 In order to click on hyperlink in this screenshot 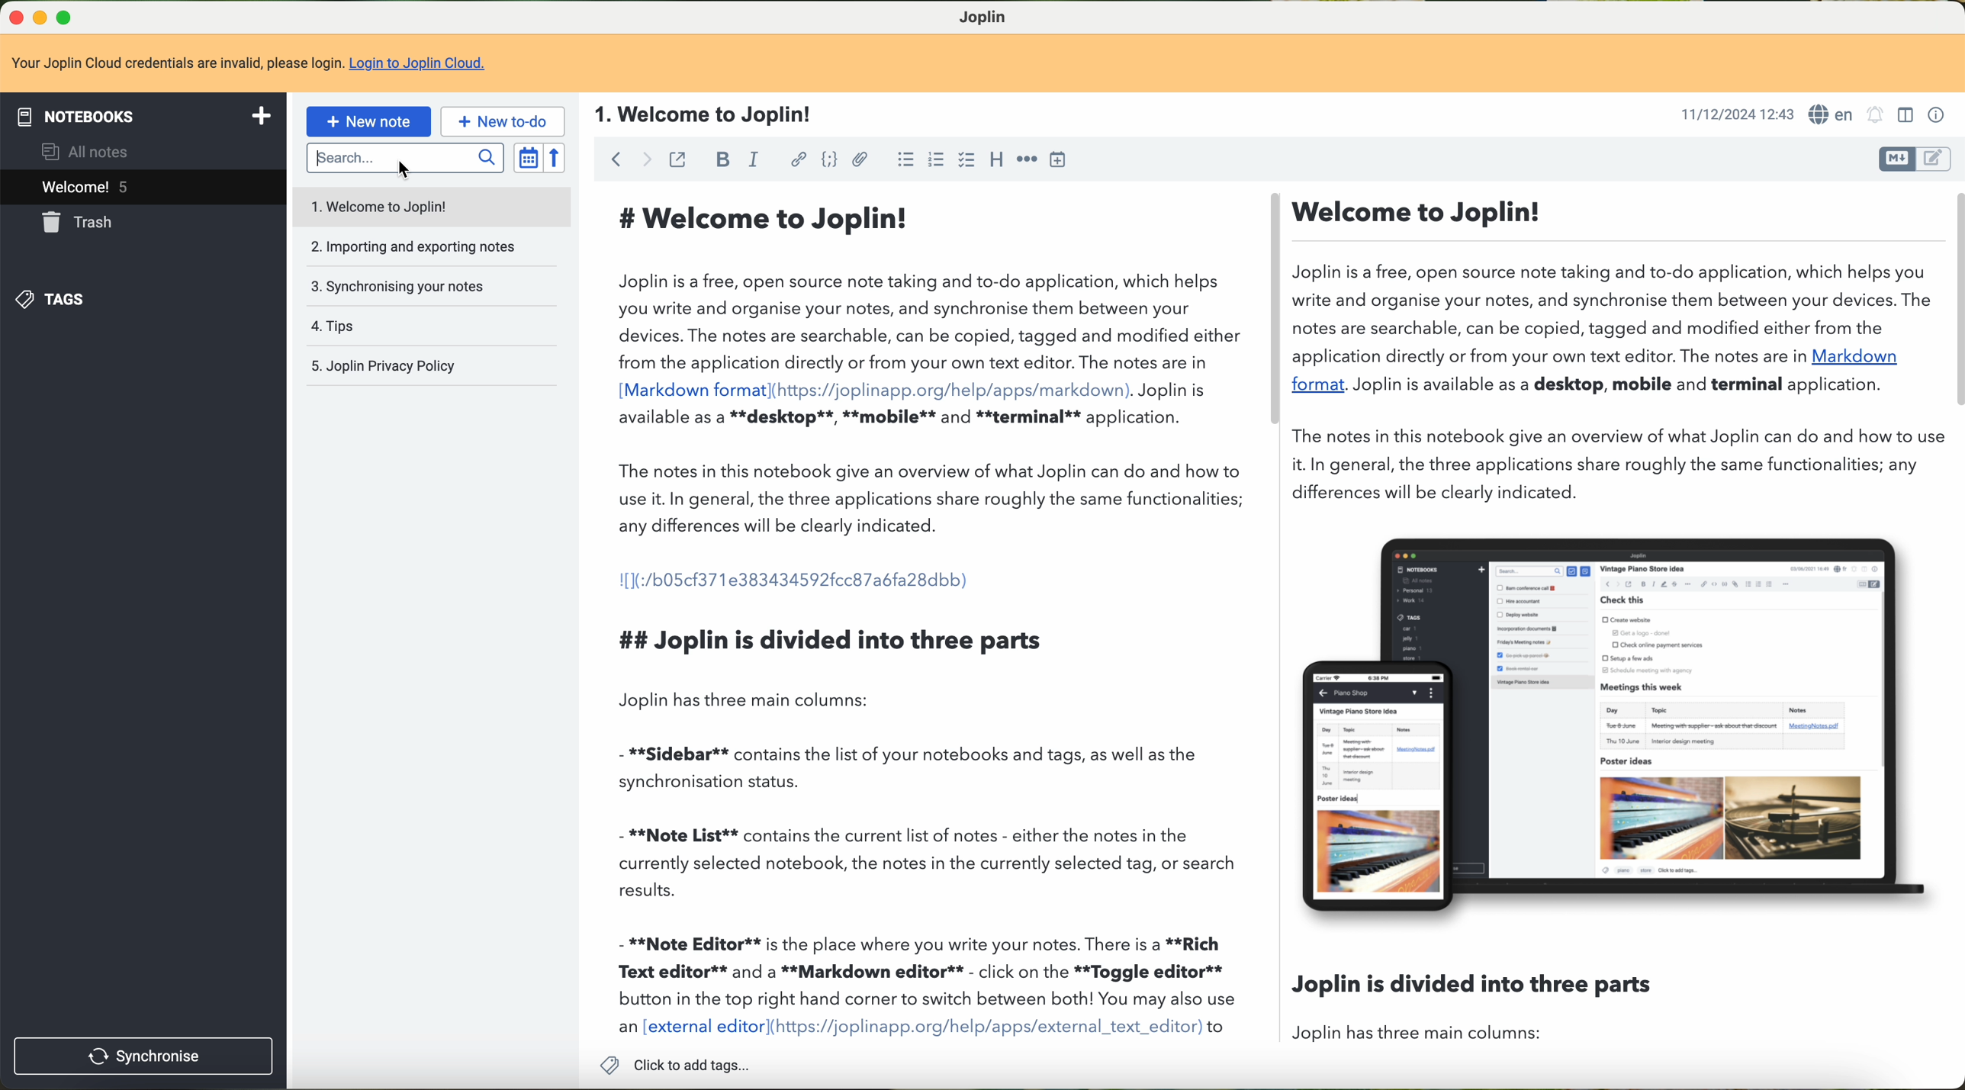, I will do `click(796, 161)`.